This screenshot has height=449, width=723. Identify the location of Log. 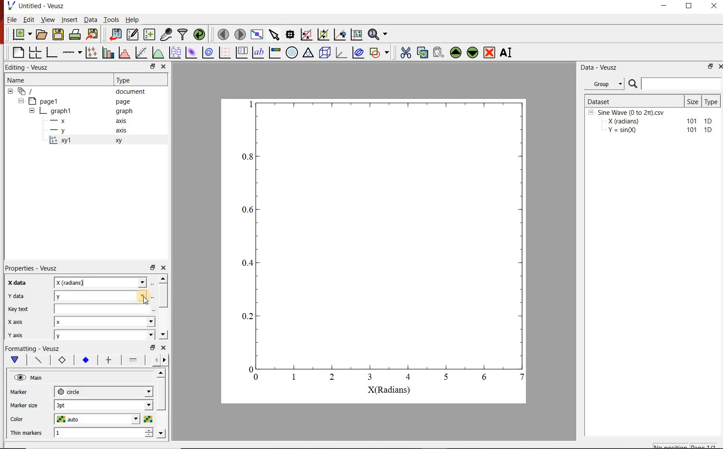
(15, 321).